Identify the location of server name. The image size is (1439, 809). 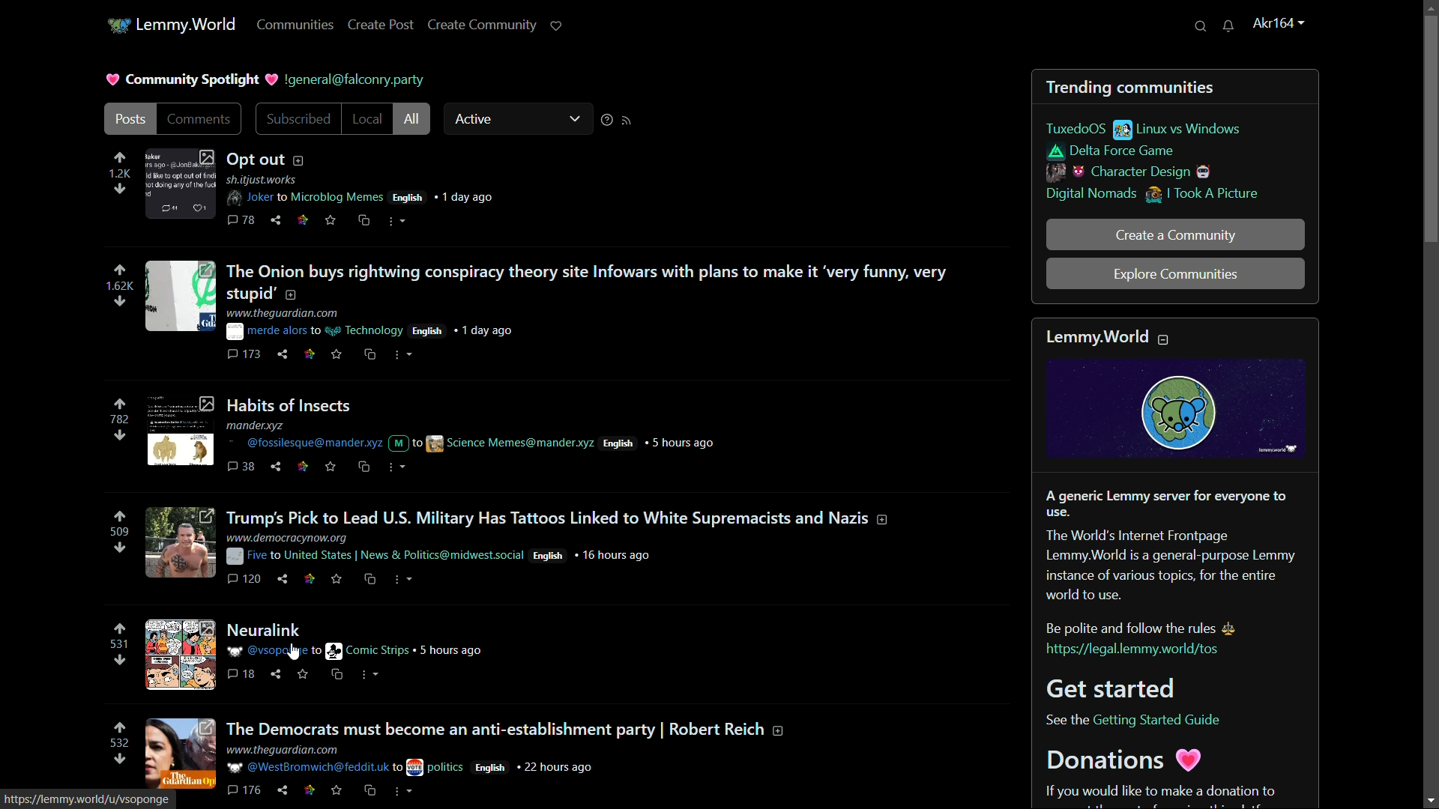
(186, 25).